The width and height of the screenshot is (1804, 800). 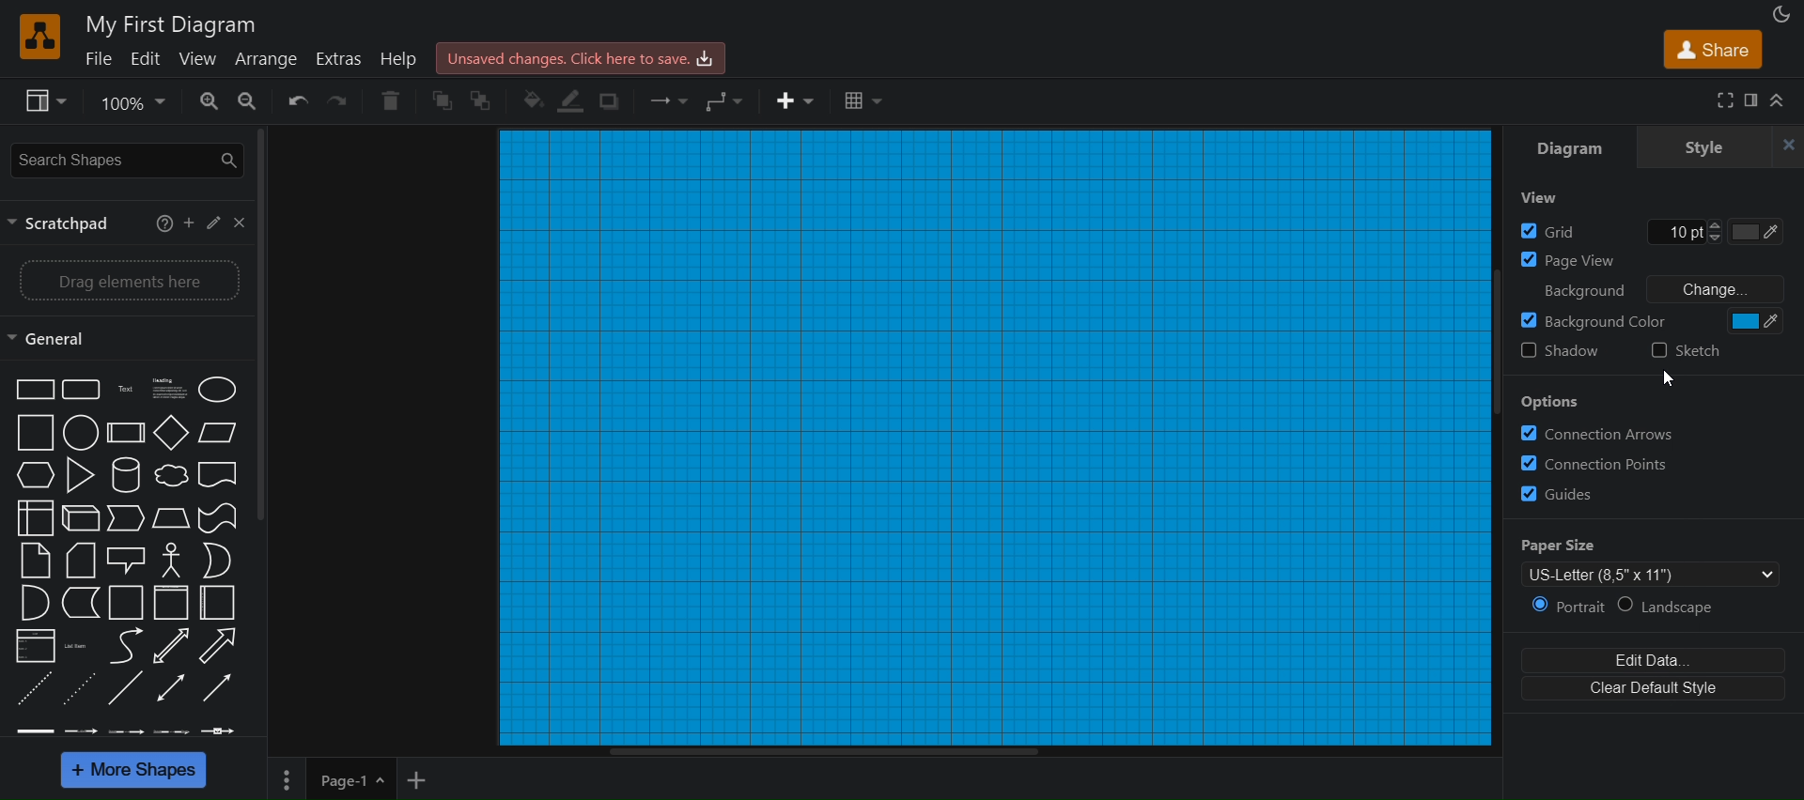 I want to click on edit, so click(x=146, y=61).